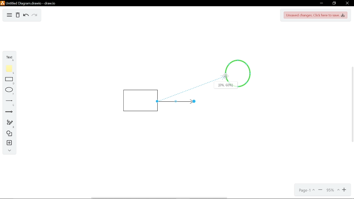 The width and height of the screenshot is (354, 199). What do you see at coordinates (8, 150) in the screenshot?
I see `Collapse` at bounding box center [8, 150].